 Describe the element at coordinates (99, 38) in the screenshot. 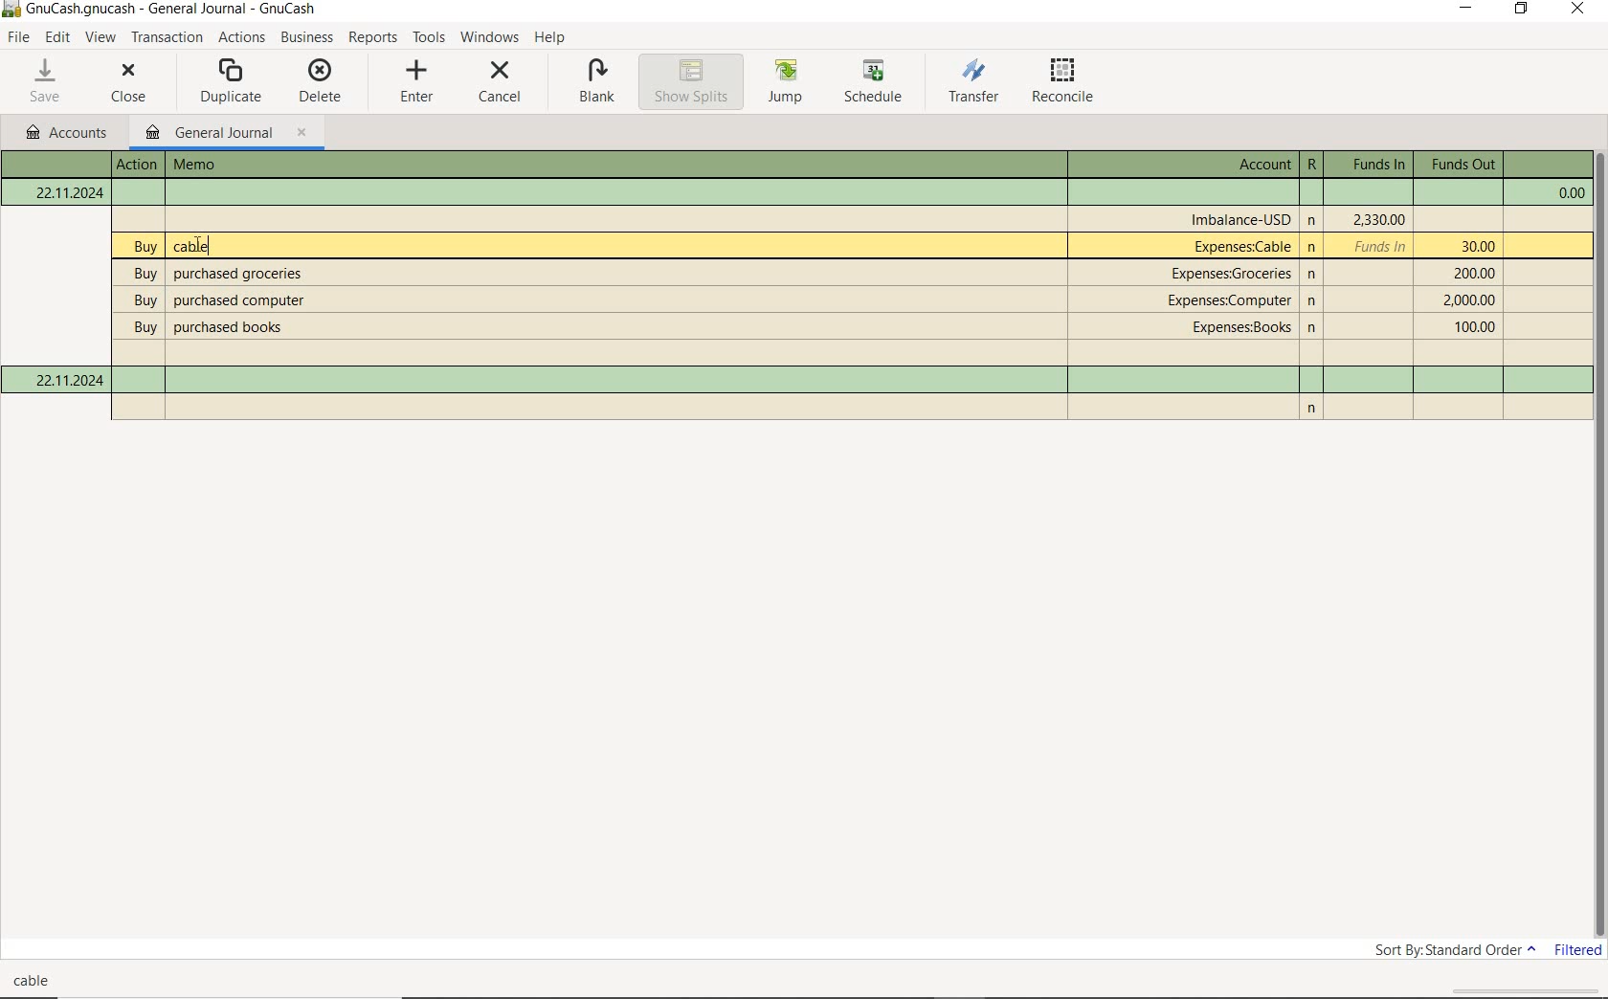

I see `VIEW` at that location.